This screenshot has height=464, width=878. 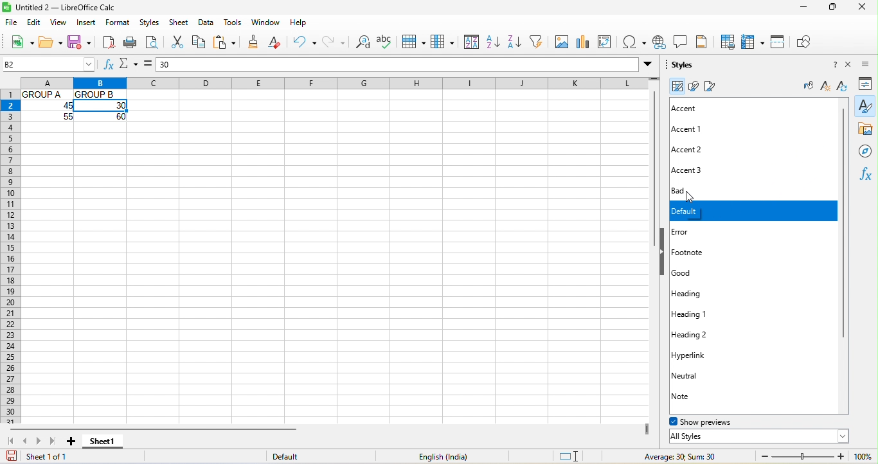 What do you see at coordinates (301, 456) in the screenshot?
I see `default` at bounding box center [301, 456].